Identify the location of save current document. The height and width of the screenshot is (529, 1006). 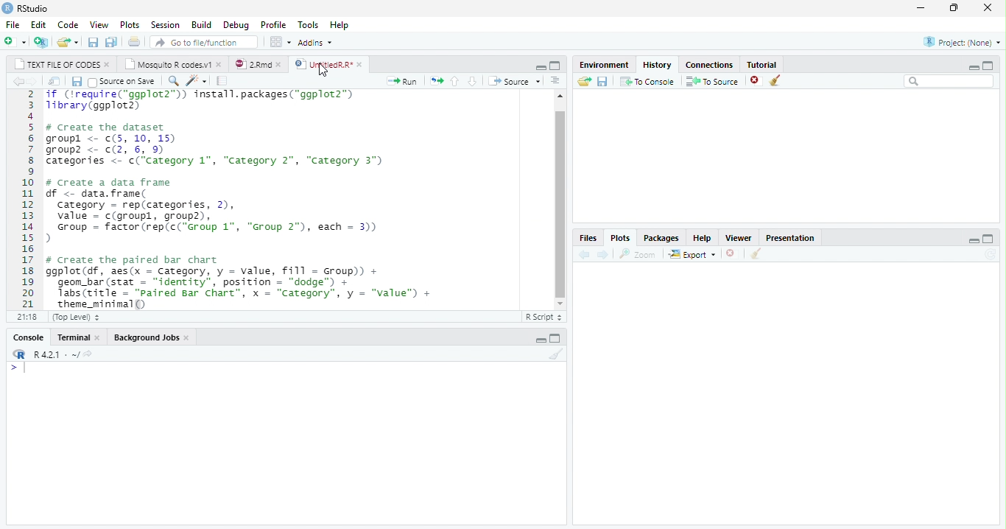
(77, 81).